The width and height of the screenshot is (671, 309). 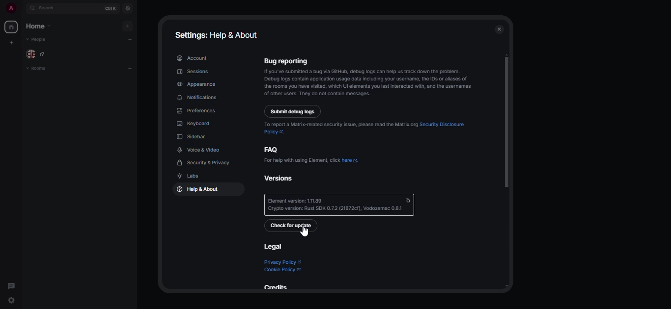 I want to click on add, so click(x=130, y=68).